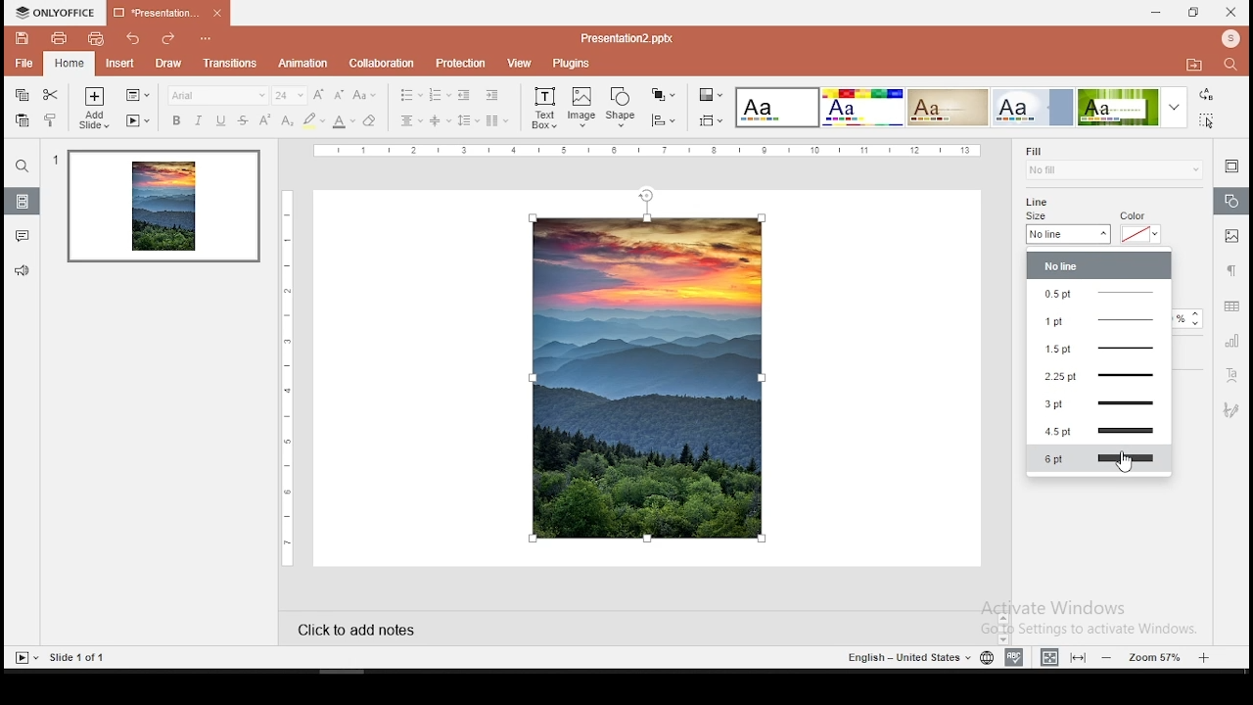 The height and width of the screenshot is (705, 1253). I want to click on fit to width, so click(1047, 656).